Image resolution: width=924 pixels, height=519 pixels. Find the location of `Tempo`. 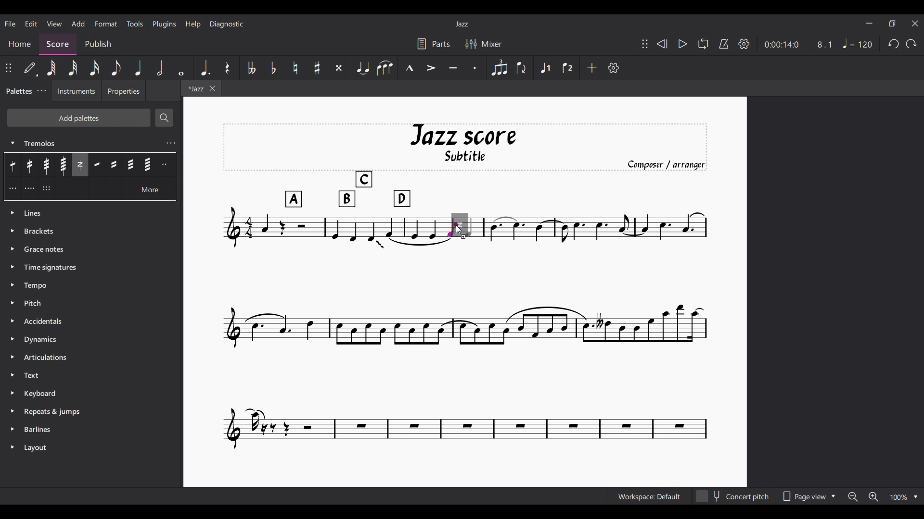

Tempo is located at coordinates (858, 43).